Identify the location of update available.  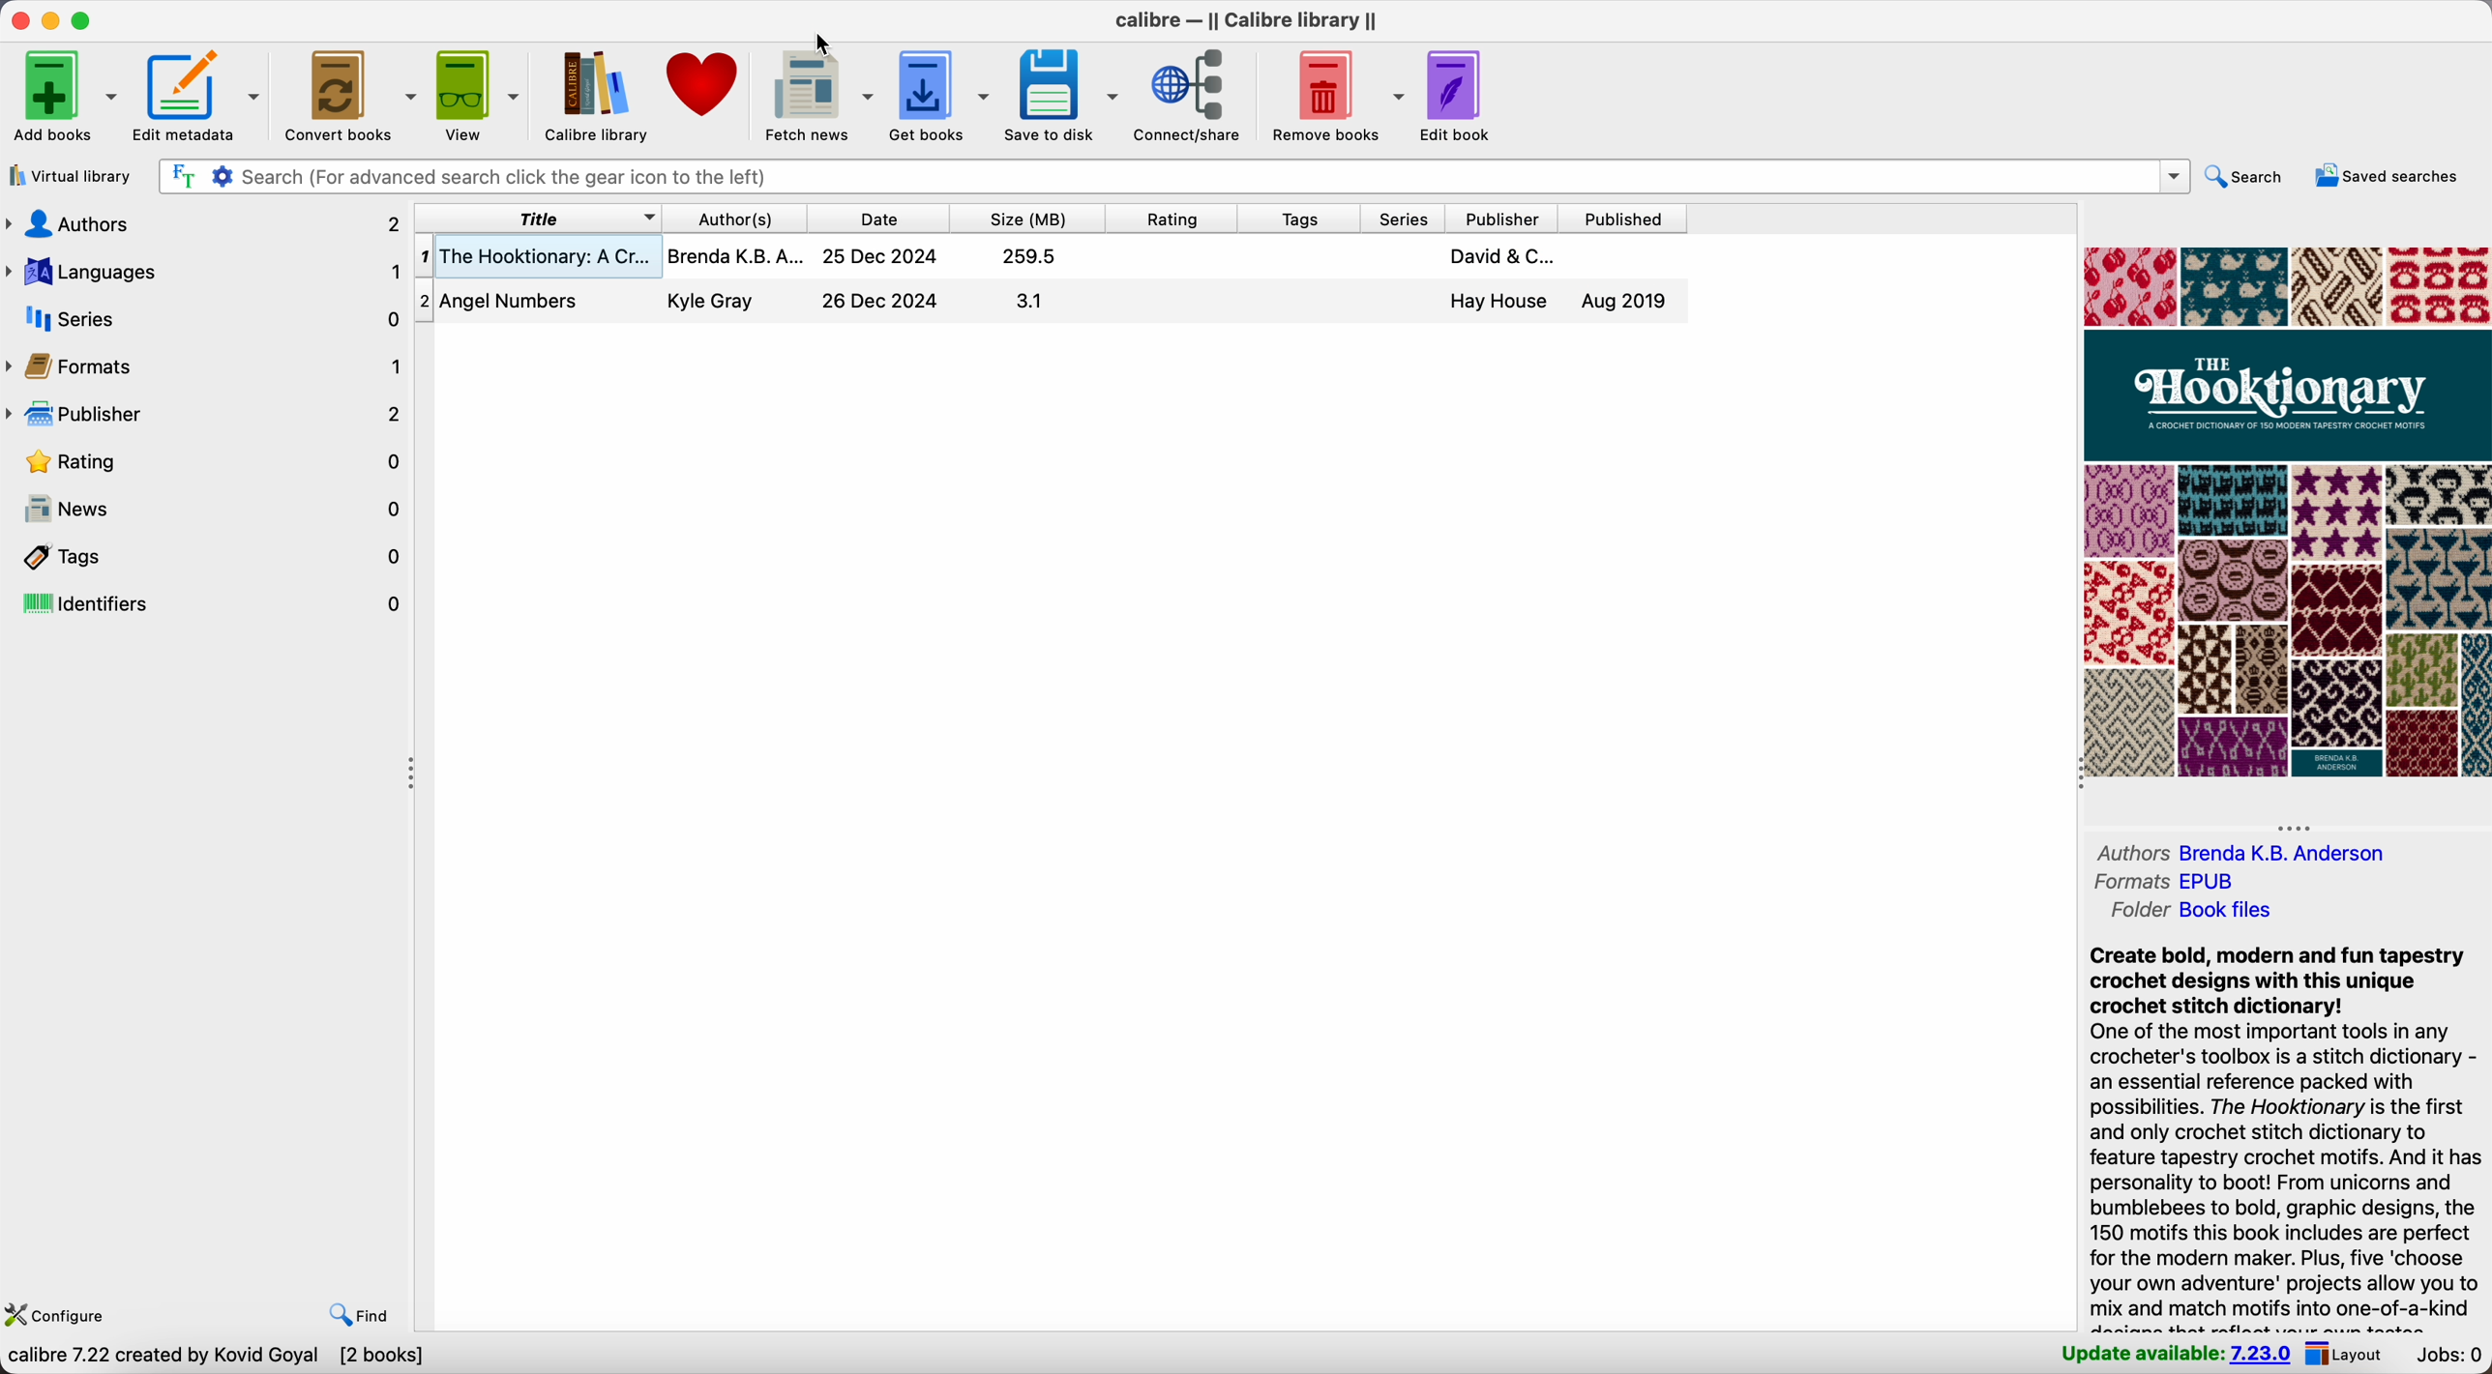
(2175, 1351).